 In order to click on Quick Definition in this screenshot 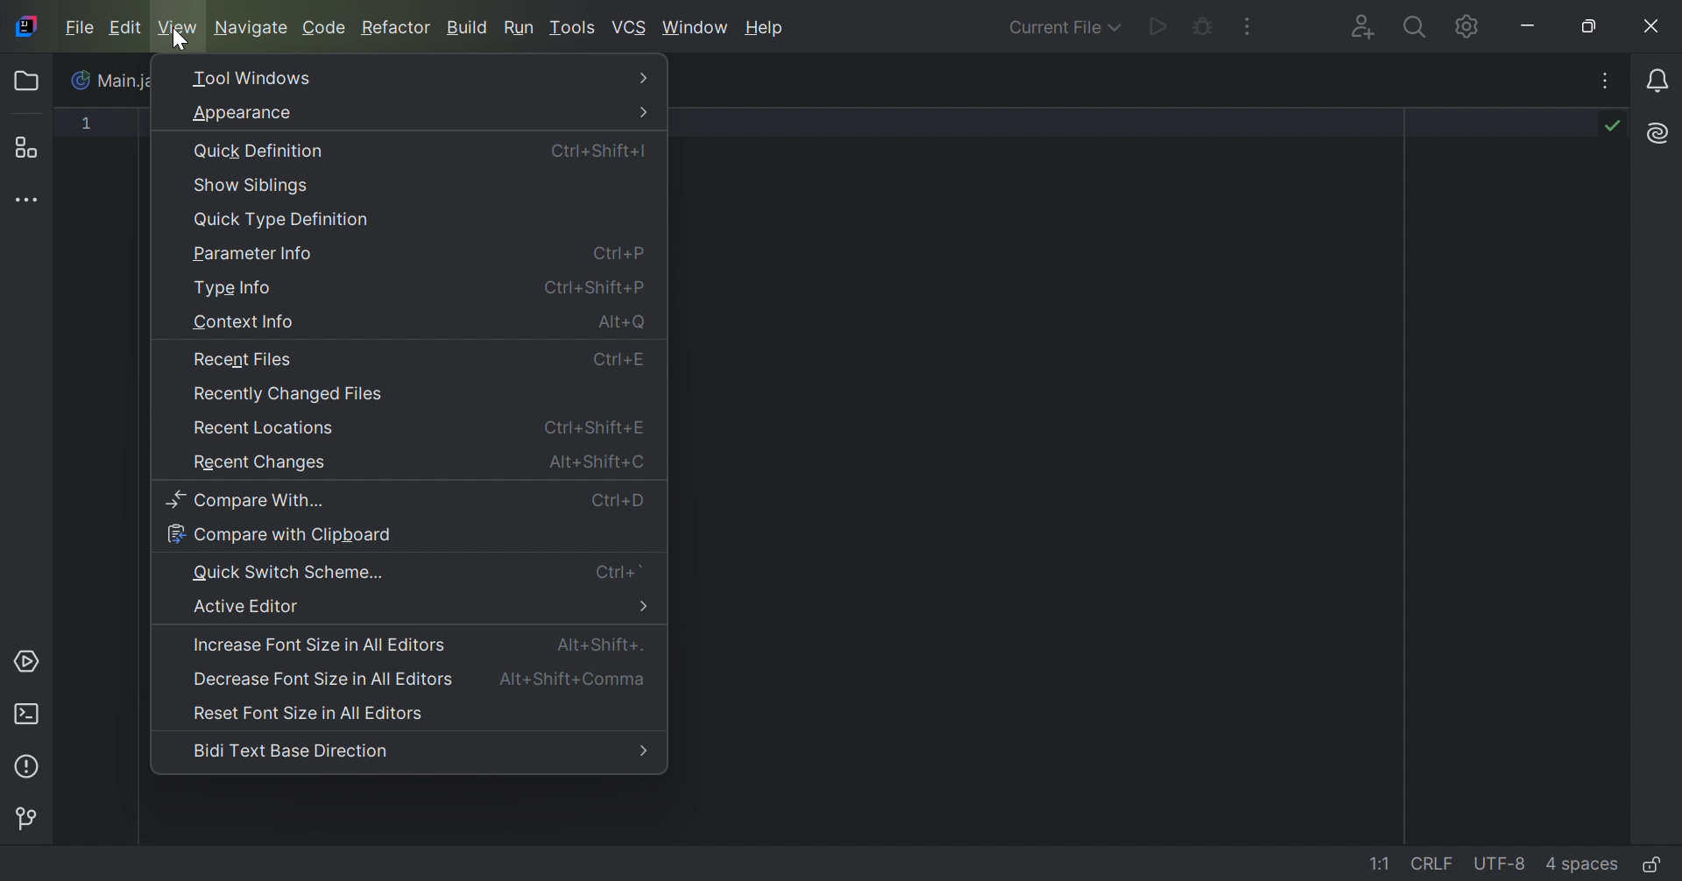, I will do `click(261, 152)`.